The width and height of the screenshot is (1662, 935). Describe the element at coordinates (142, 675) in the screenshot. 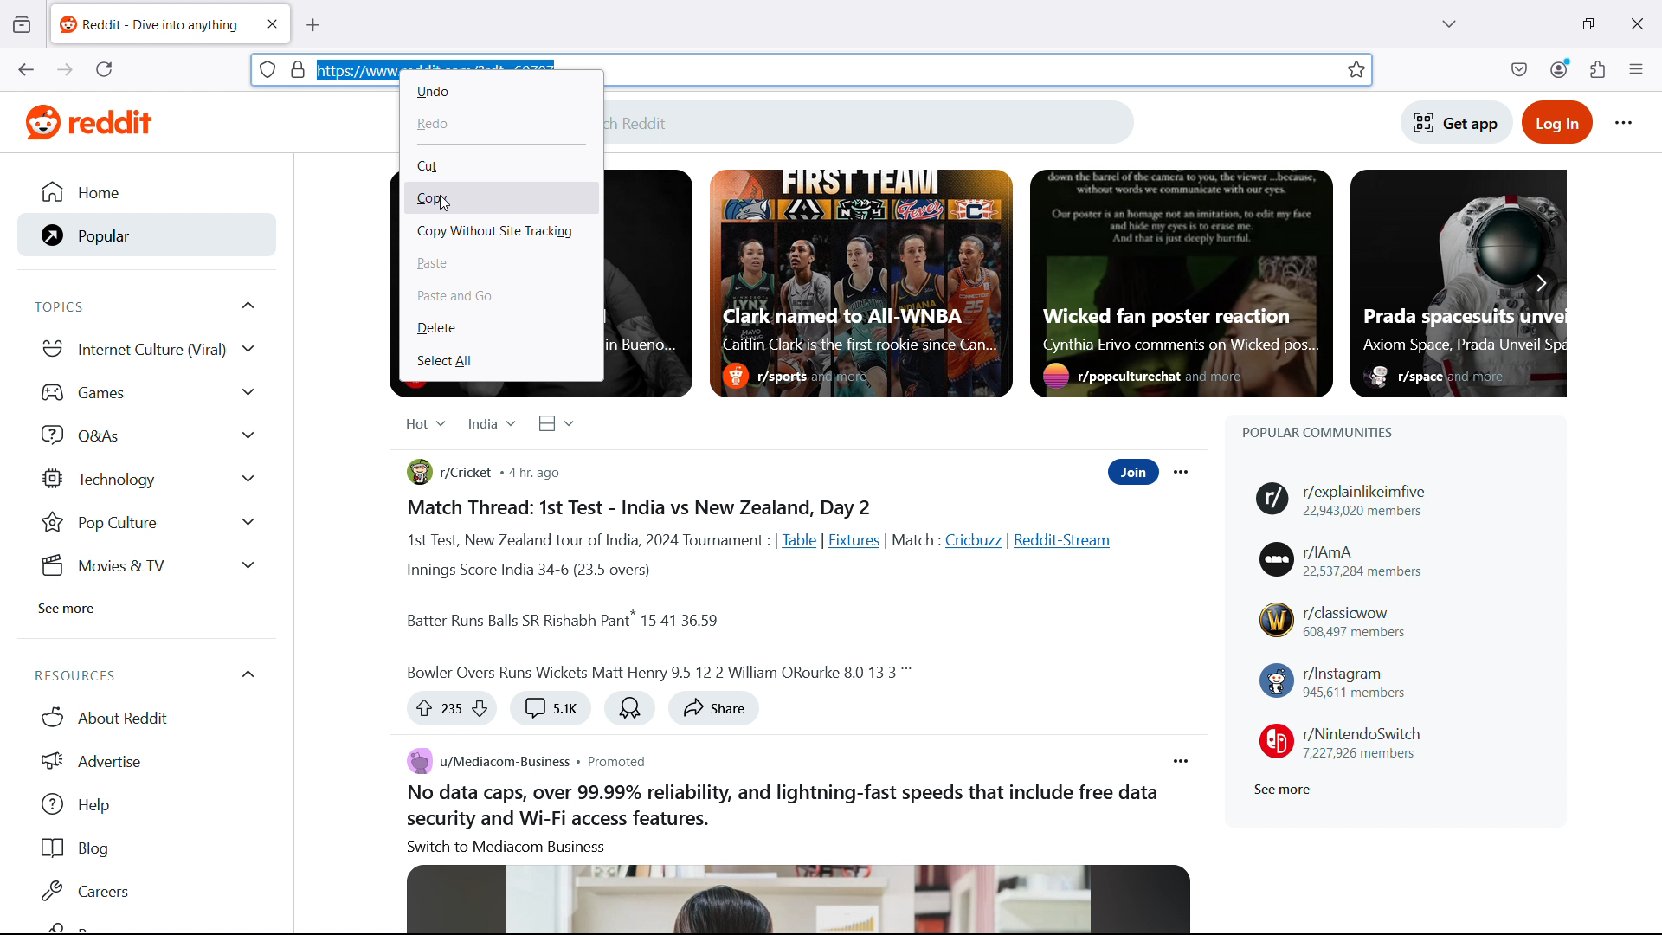

I see `Resources` at that location.